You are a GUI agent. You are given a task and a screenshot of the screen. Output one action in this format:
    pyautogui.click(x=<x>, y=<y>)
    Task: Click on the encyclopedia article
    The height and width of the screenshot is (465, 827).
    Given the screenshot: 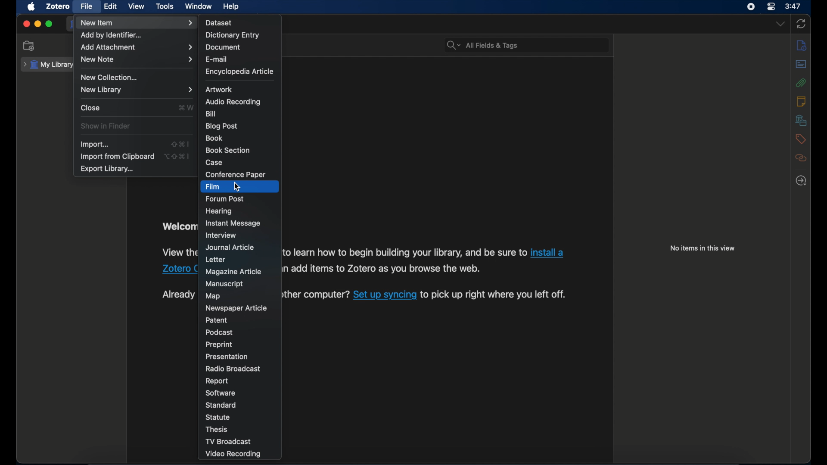 What is the action you would take?
    pyautogui.click(x=239, y=72)
    